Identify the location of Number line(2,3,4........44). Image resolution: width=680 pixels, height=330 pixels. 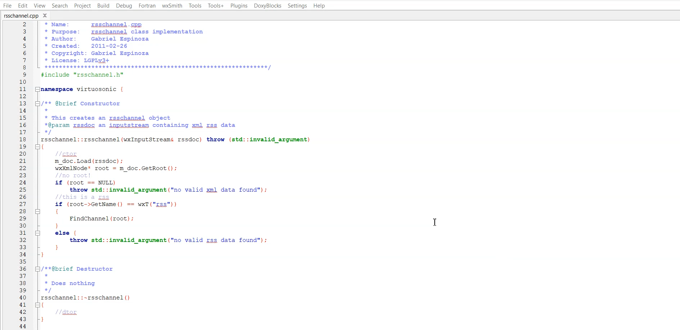
(23, 175).